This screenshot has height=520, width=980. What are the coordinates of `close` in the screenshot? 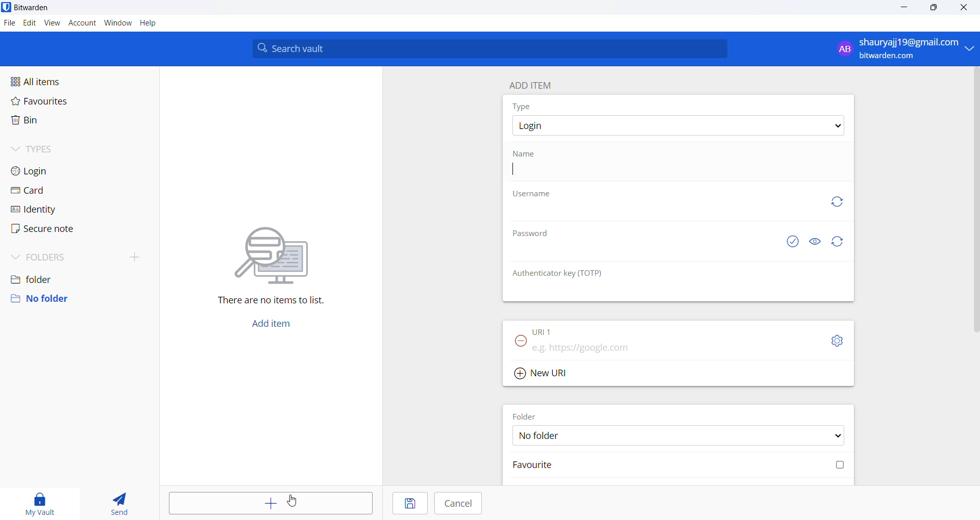 It's located at (962, 7).